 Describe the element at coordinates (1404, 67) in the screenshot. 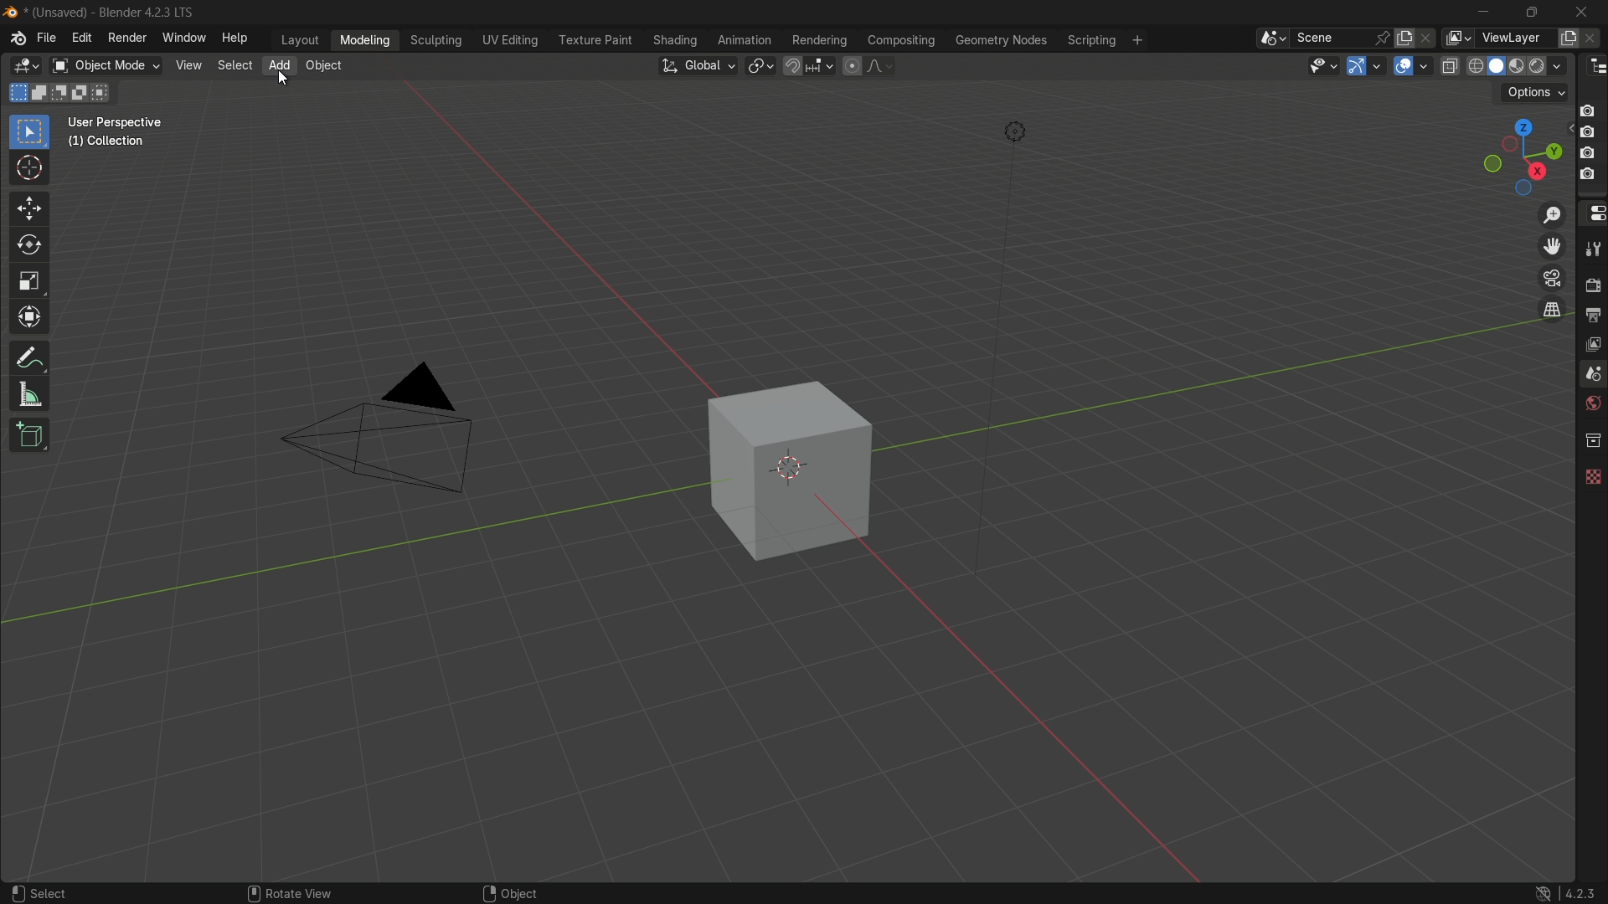

I see `show overlay` at that location.